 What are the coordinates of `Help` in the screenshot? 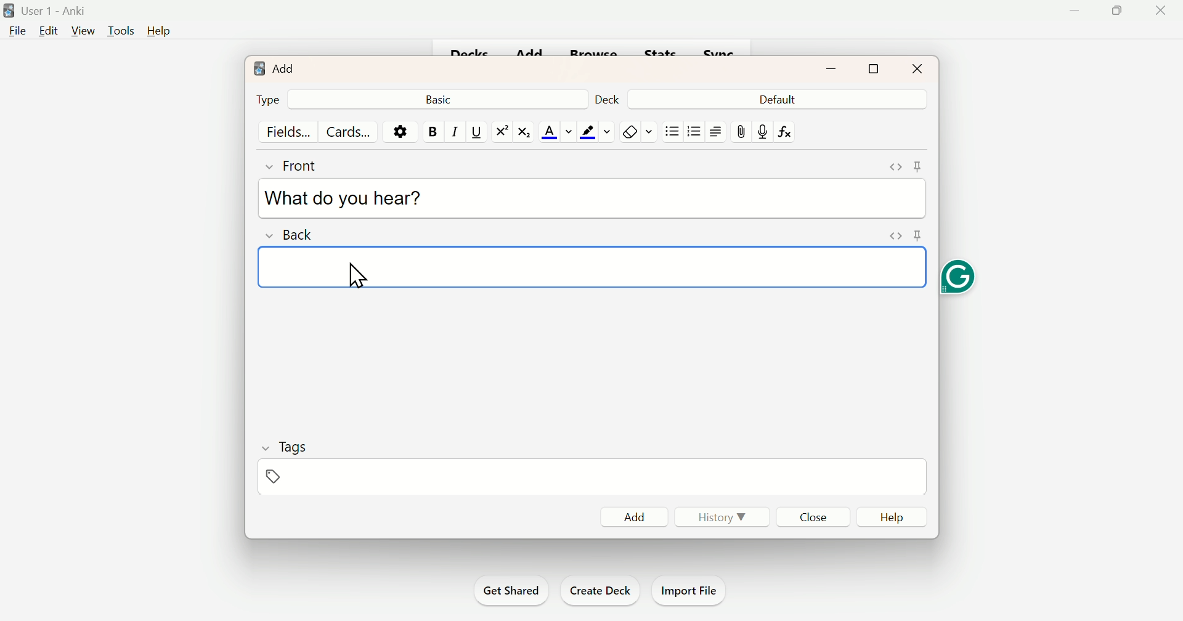 It's located at (894, 516).